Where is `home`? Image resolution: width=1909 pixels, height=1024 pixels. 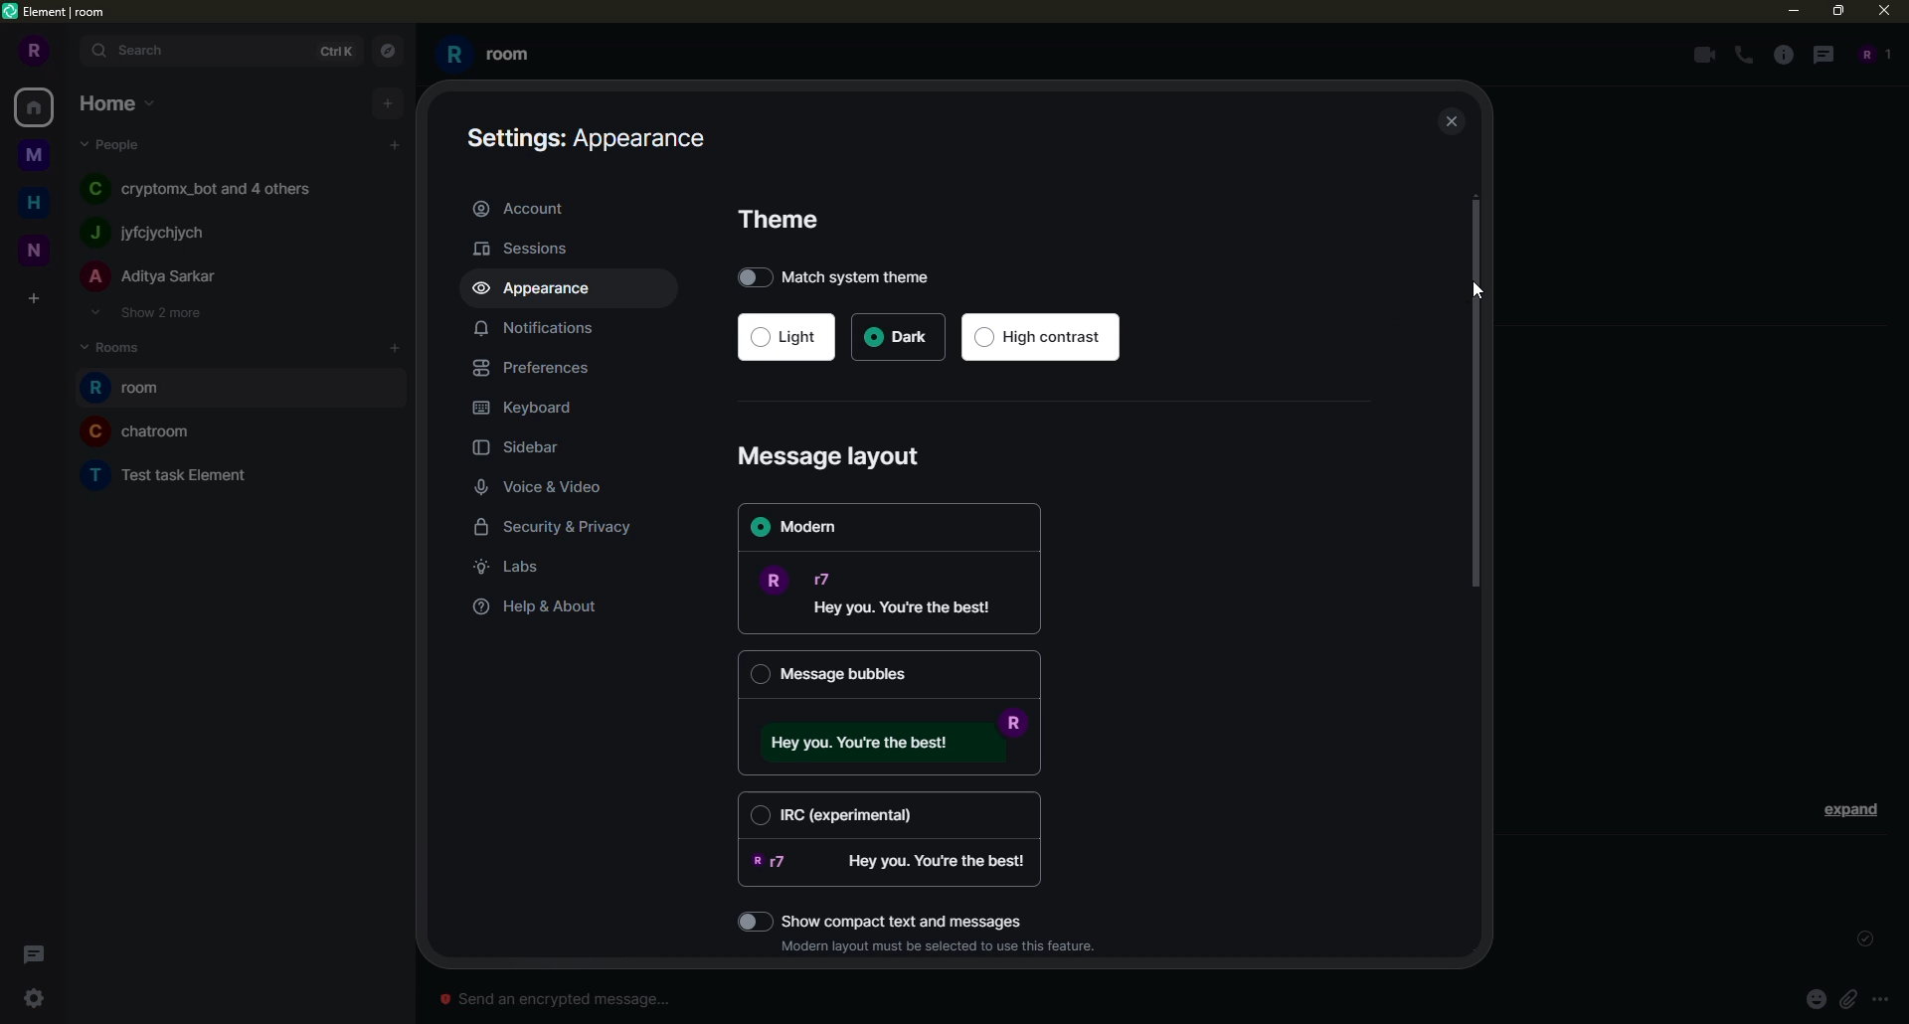
home is located at coordinates (119, 101).